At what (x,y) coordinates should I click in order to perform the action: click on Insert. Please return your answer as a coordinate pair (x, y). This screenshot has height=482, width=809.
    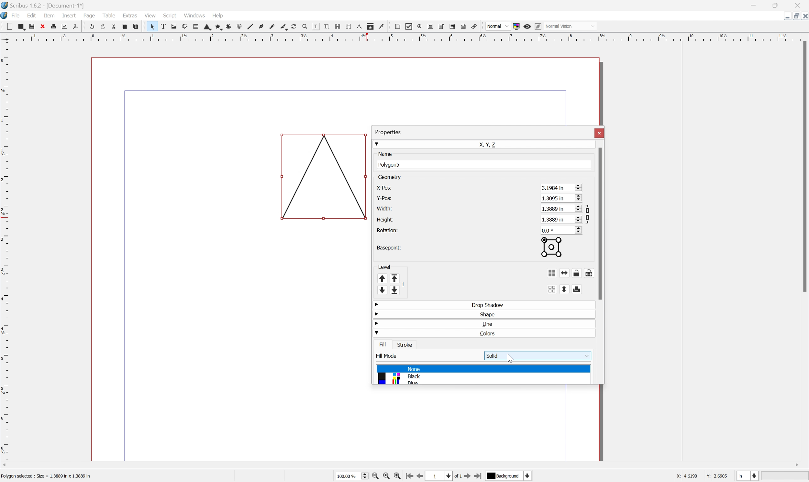
    Looking at the image, I should click on (69, 16).